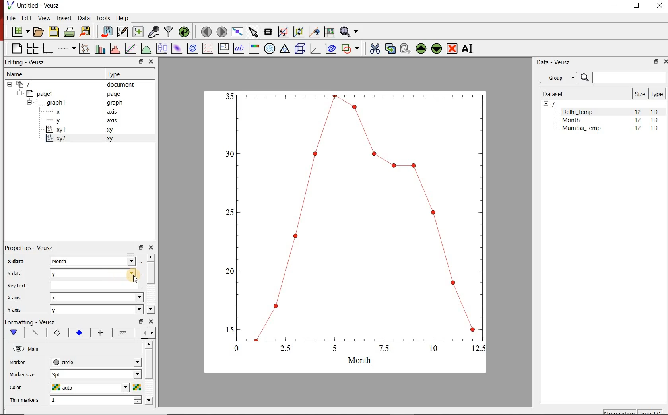 This screenshot has height=415, width=668. I want to click on image color bar, so click(254, 48).